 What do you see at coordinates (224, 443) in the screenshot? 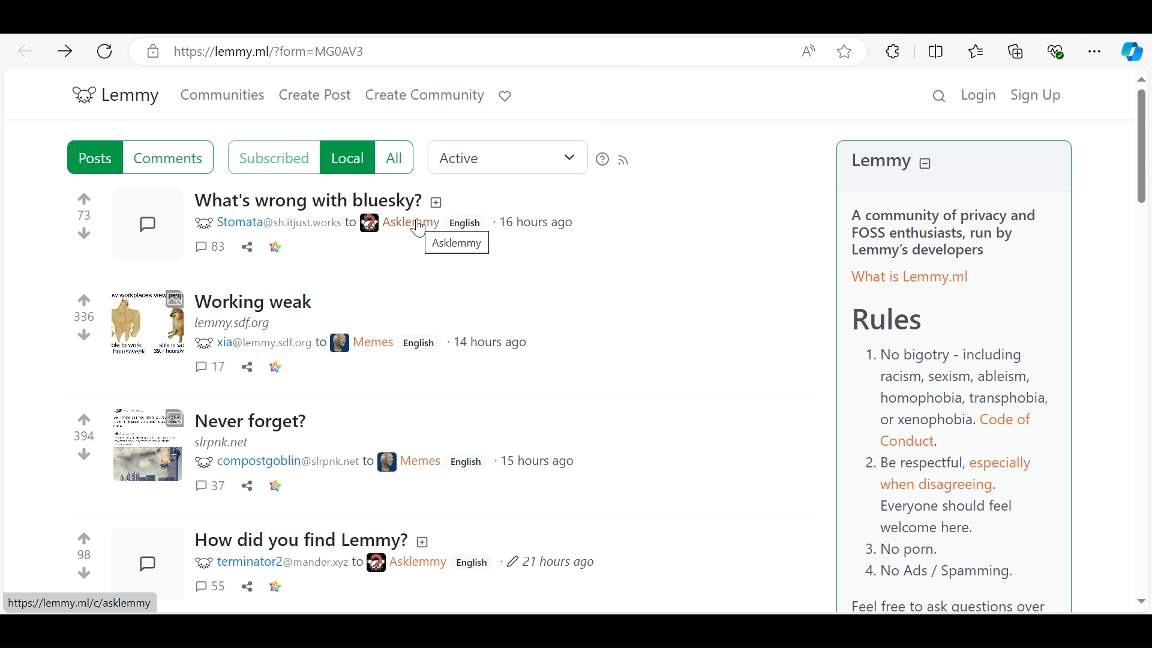
I see `link` at bounding box center [224, 443].